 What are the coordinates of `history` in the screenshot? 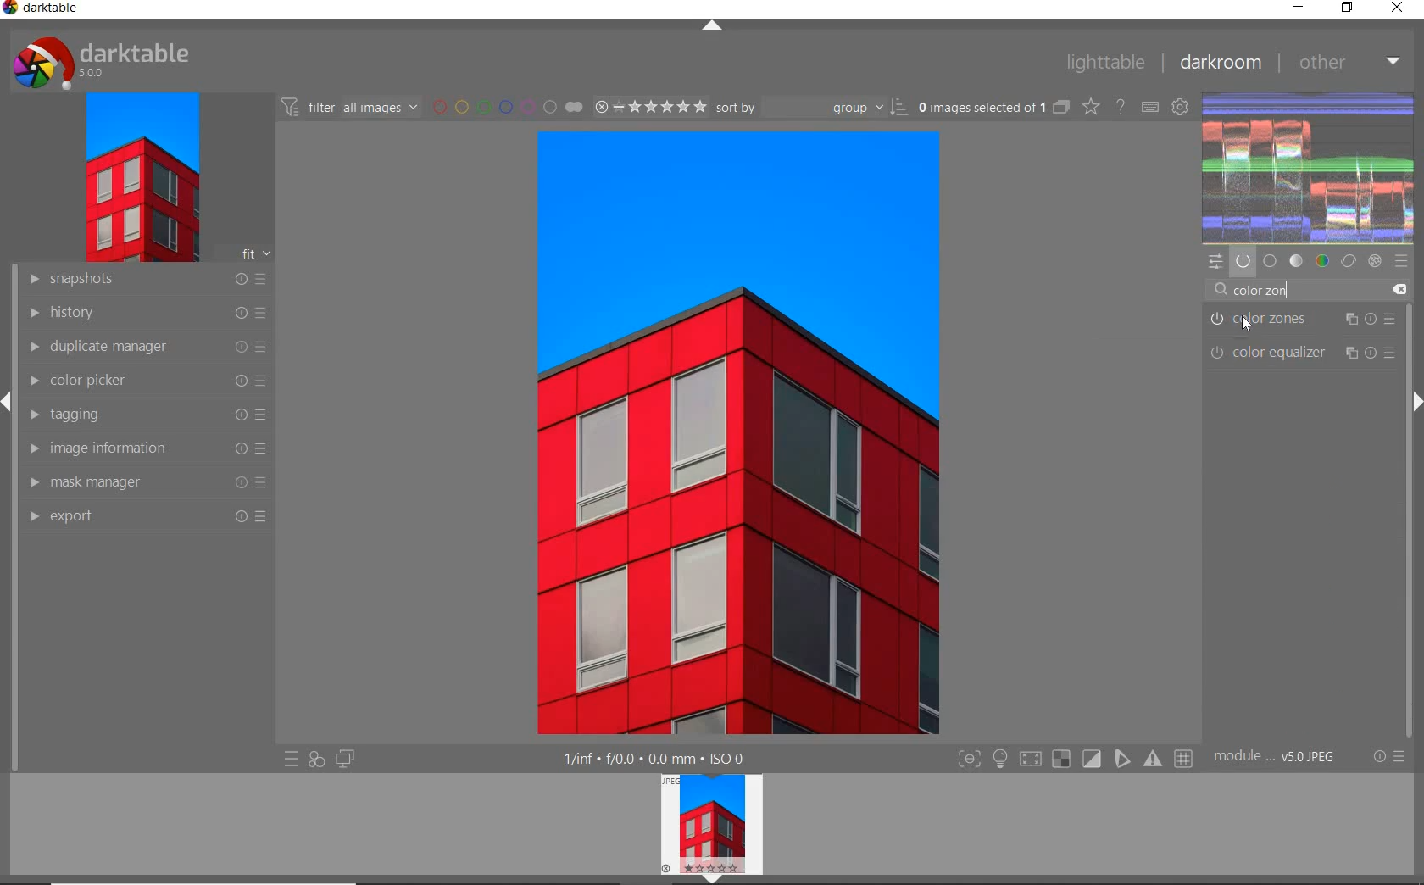 It's located at (143, 314).